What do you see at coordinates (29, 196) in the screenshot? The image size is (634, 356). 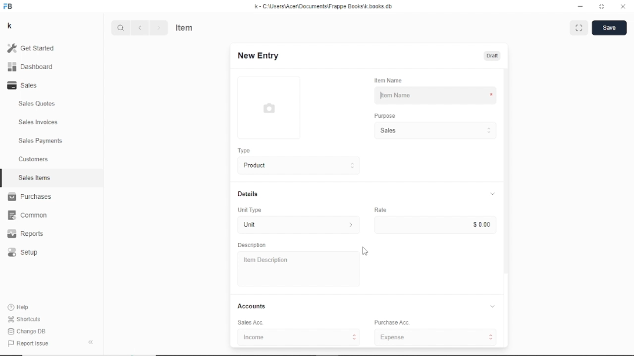 I see `Purchases` at bounding box center [29, 196].